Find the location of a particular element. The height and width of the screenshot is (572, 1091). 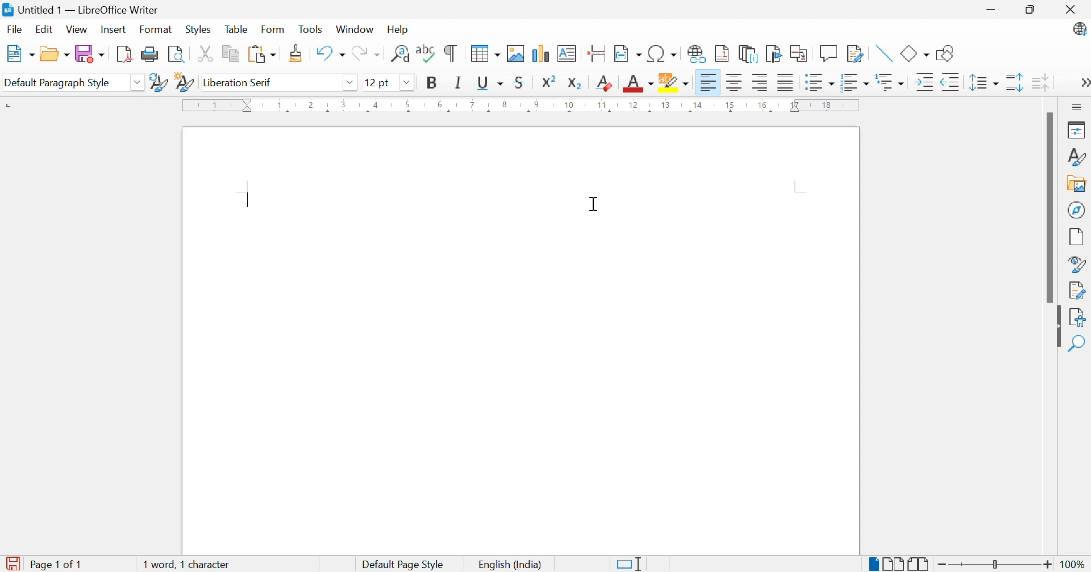

Insert Endnote is located at coordinates (746, 54).